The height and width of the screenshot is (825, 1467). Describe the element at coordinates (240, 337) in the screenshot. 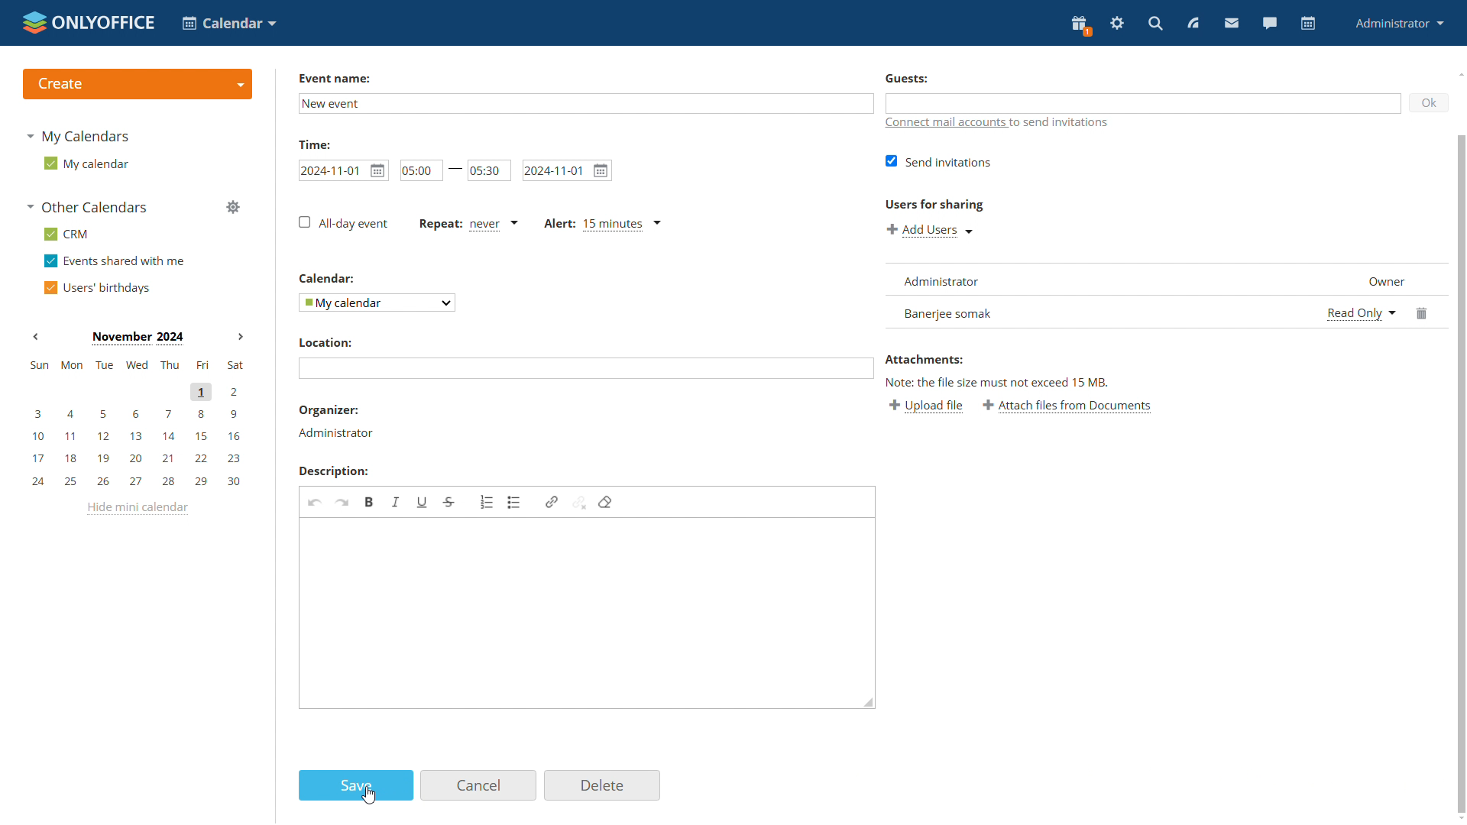

I see `Next month` at that location.